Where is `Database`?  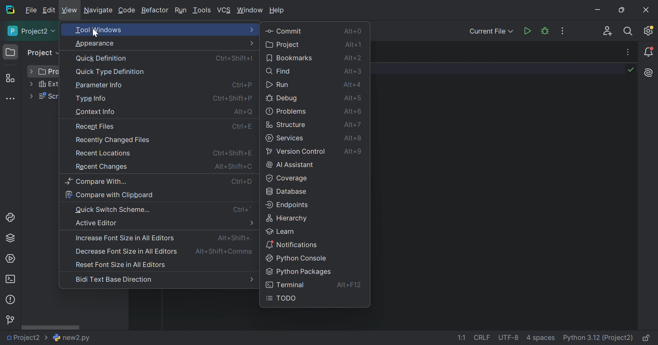
Database is located at coordinates (289, 192).